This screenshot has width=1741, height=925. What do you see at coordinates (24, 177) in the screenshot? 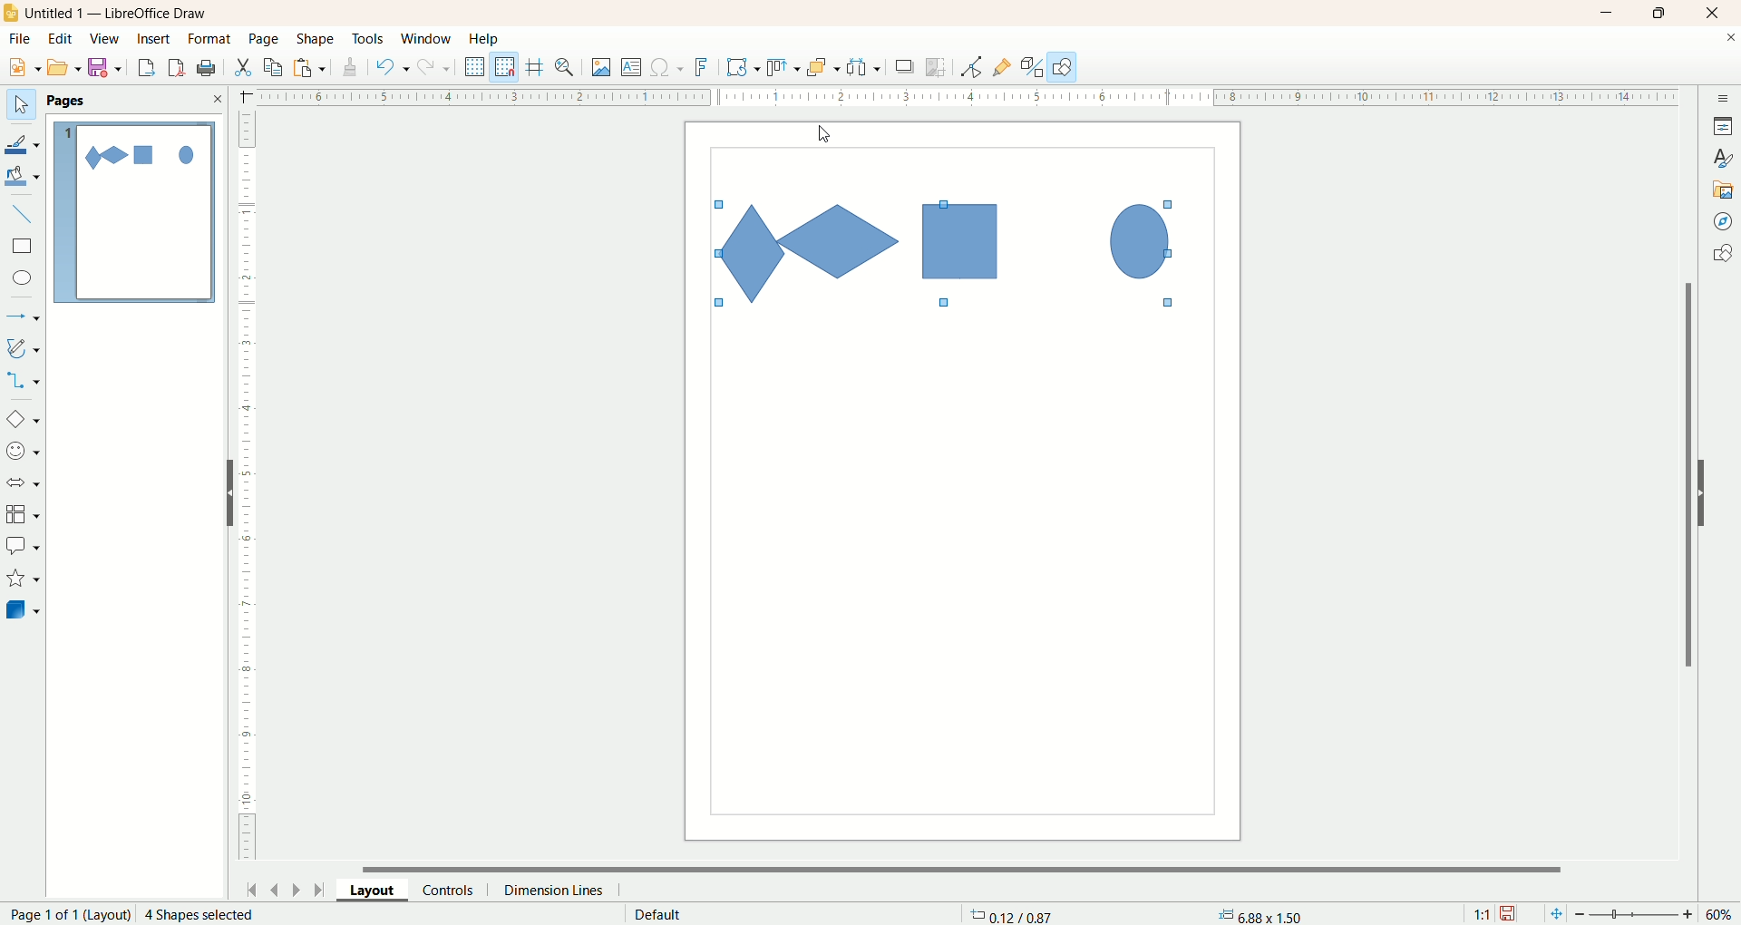
I see `fill color` at bounding box center [24, 177].